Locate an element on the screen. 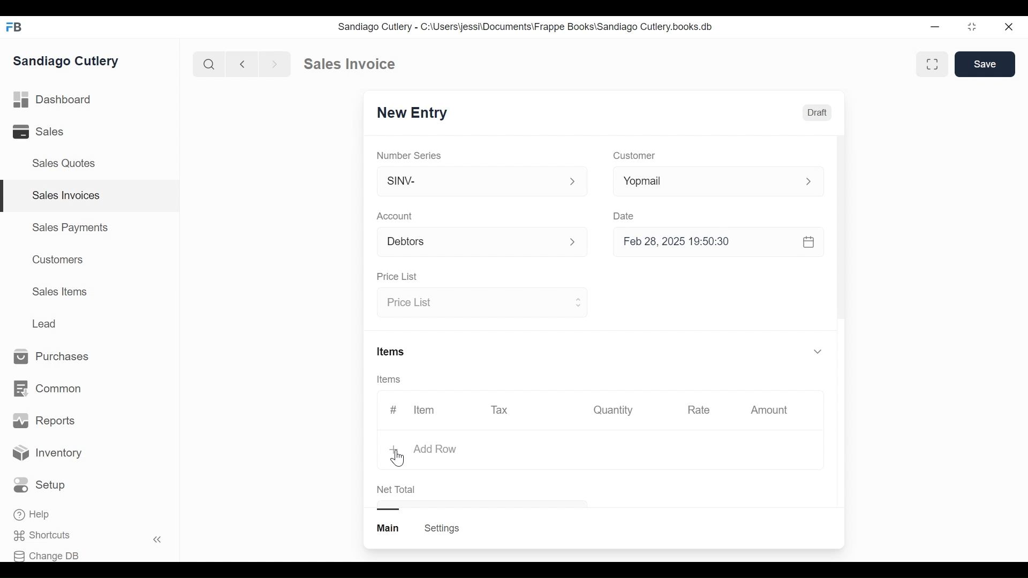 This screenshot has width=1028, height=578. Sales Invoice is located at coordinates (349, 64).